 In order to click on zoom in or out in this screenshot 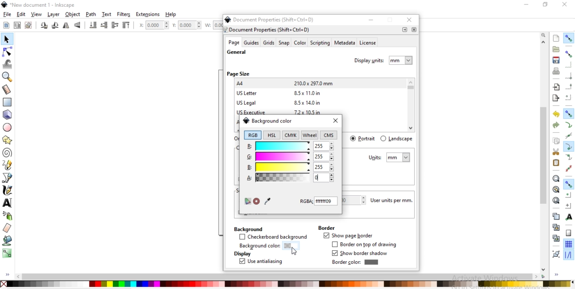, I will do `click(8, 77)`.